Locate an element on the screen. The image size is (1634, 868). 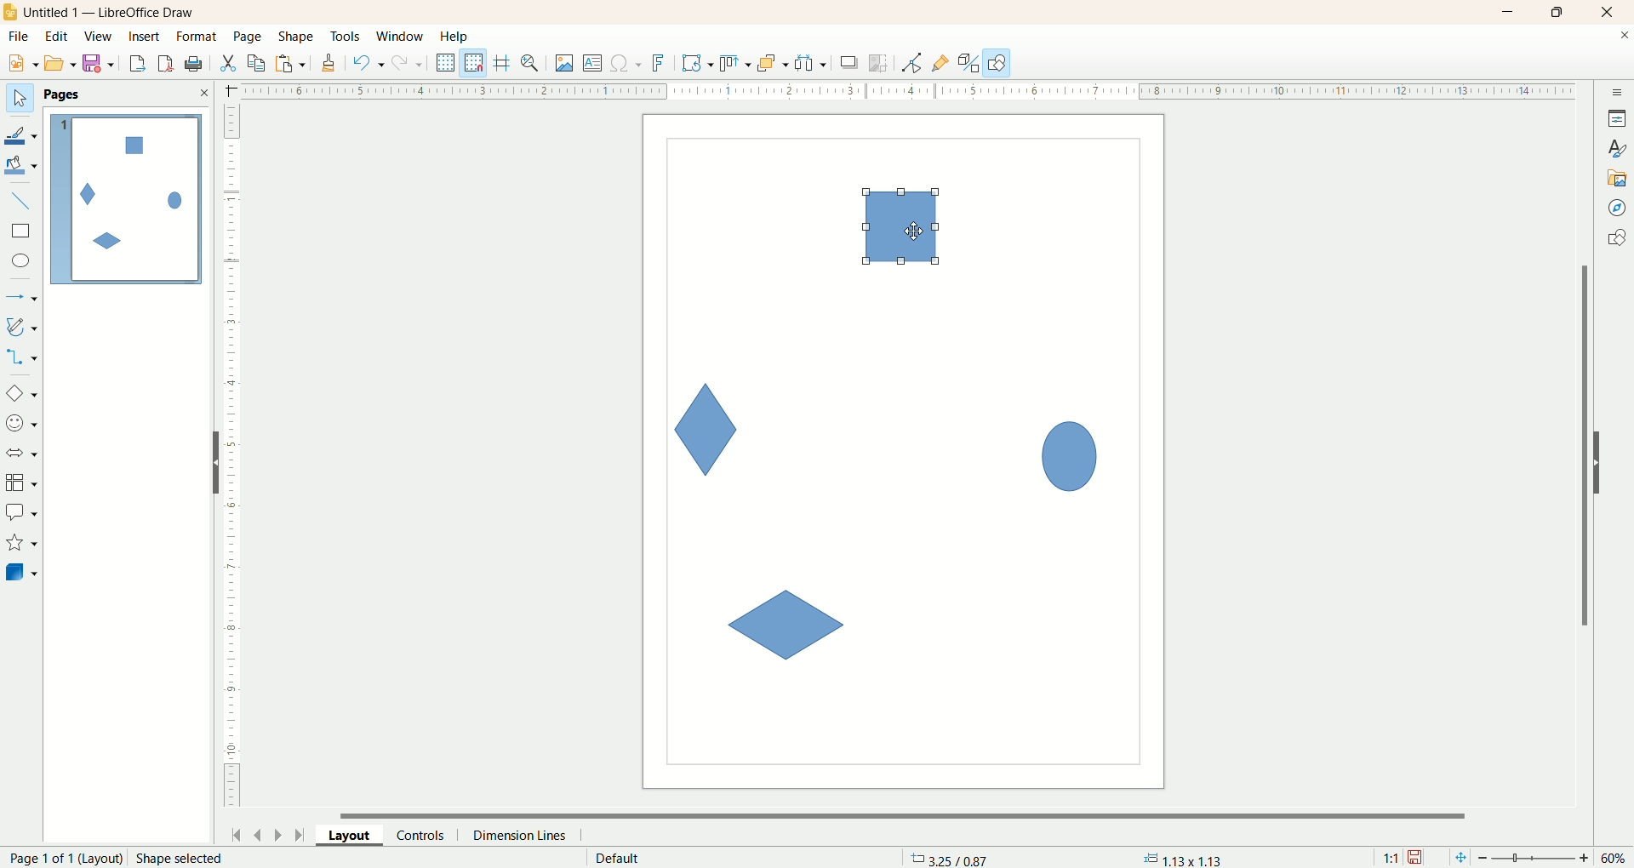
hide is located at coordinates (1606, 460).